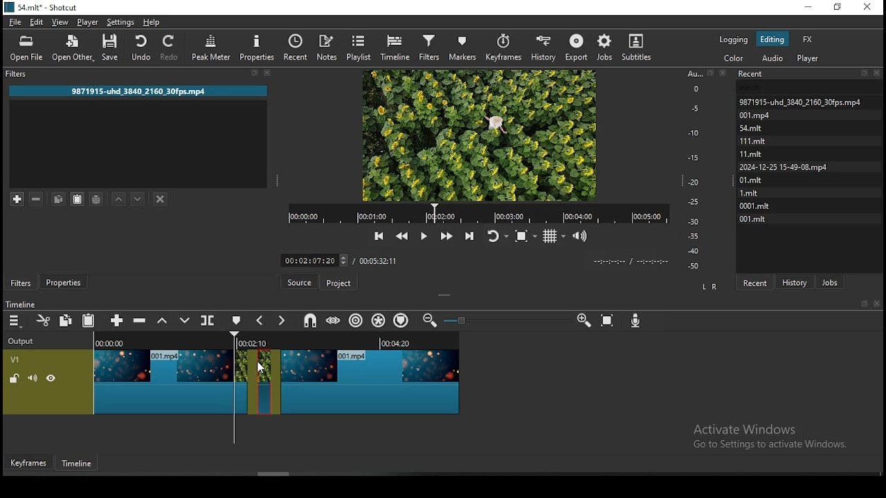 Image resolution: width=886 pixels, height=498 pixels. I want to click on move filter down, so click(138, 198).